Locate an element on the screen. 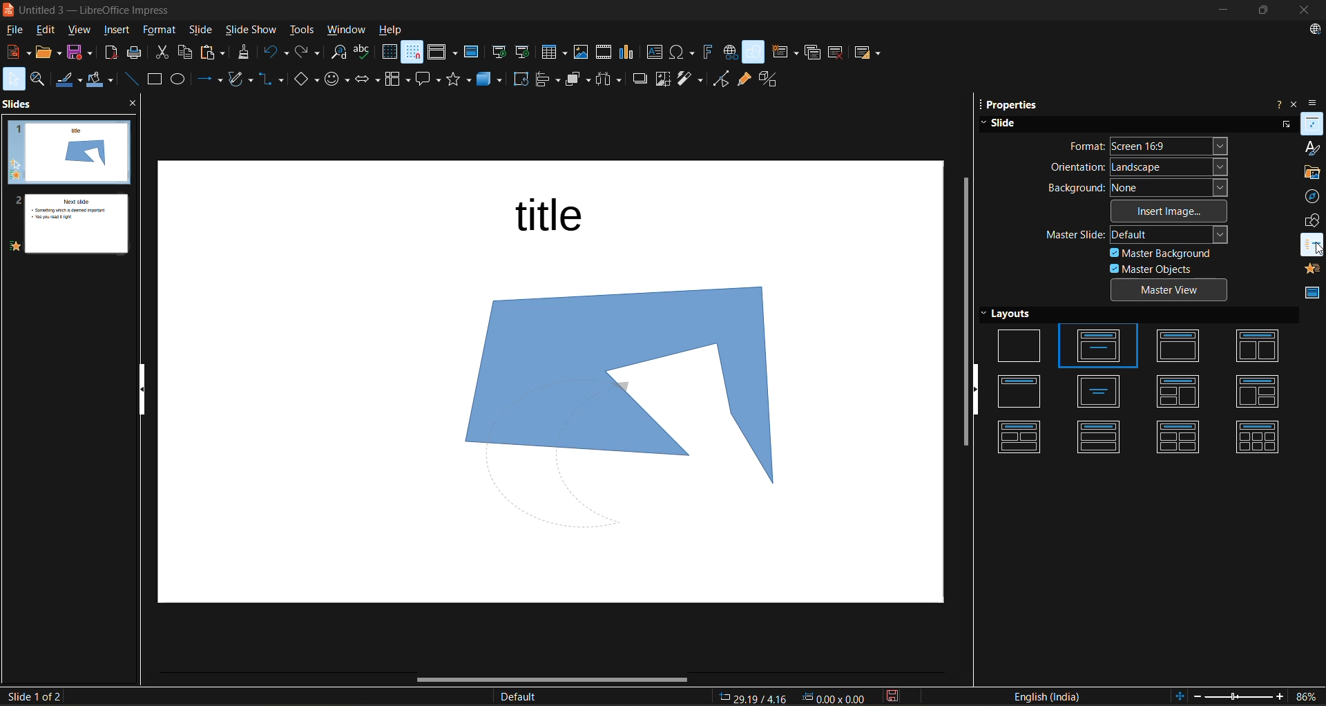  master objects is located at coordinates (1153, 270).